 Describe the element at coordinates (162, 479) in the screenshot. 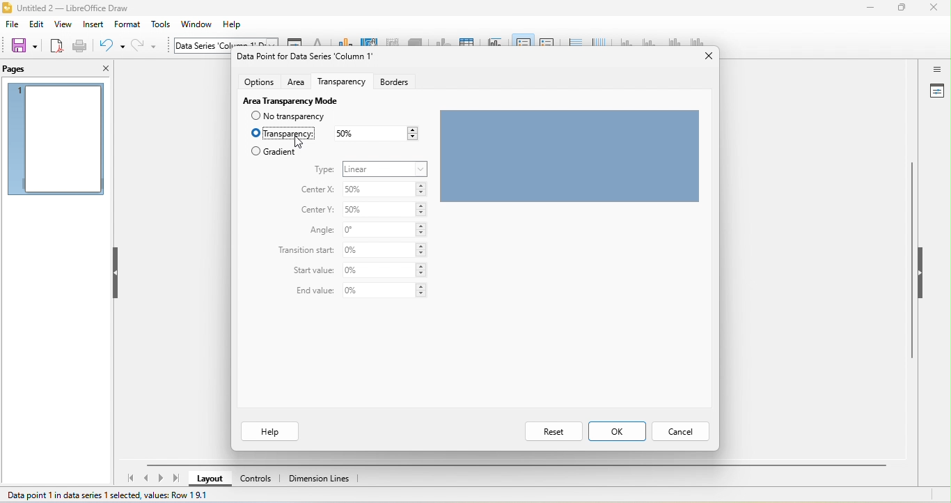

I see `next` at that location.